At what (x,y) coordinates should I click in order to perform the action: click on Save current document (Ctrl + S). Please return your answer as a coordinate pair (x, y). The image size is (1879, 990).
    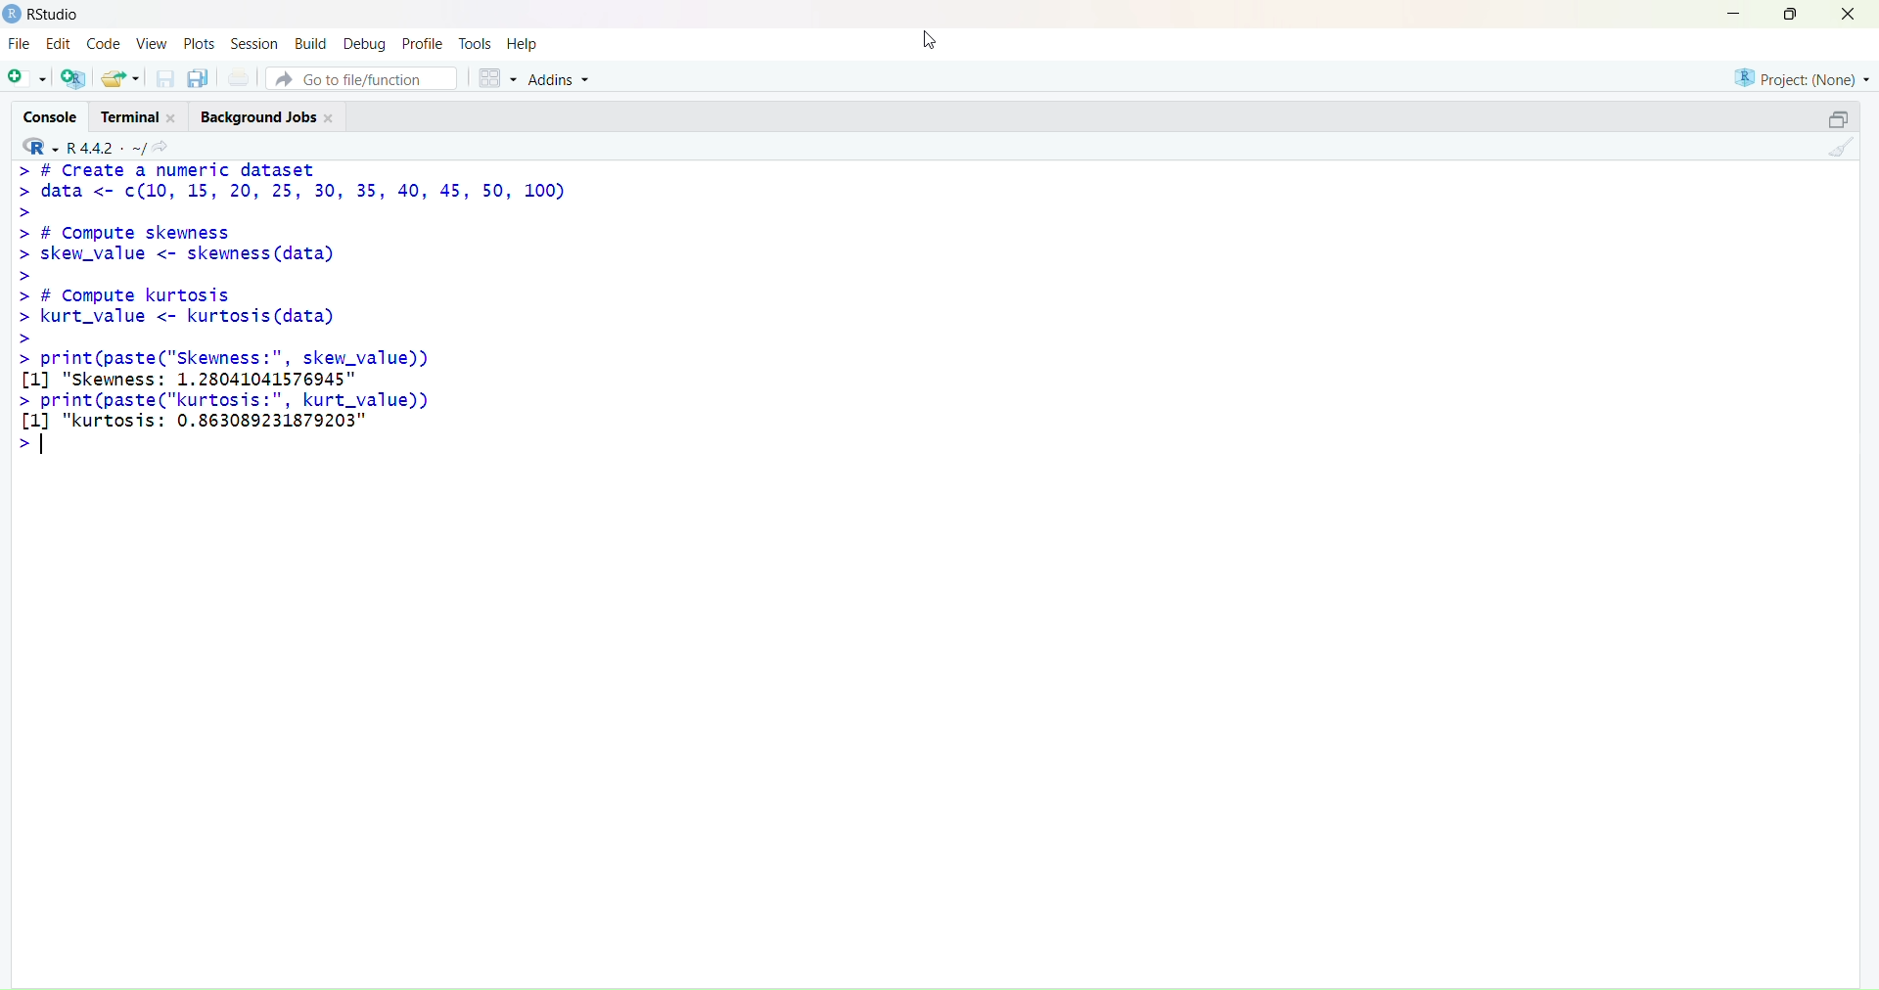
    Looking at the image, I should click on (163, 80).